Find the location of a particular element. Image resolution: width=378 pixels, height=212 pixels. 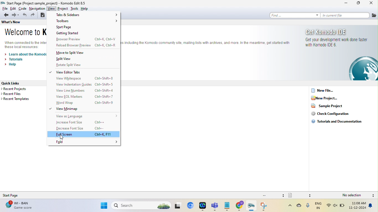

get your development work done faster with komodo ide 6 is located at coordinates (335, 44).